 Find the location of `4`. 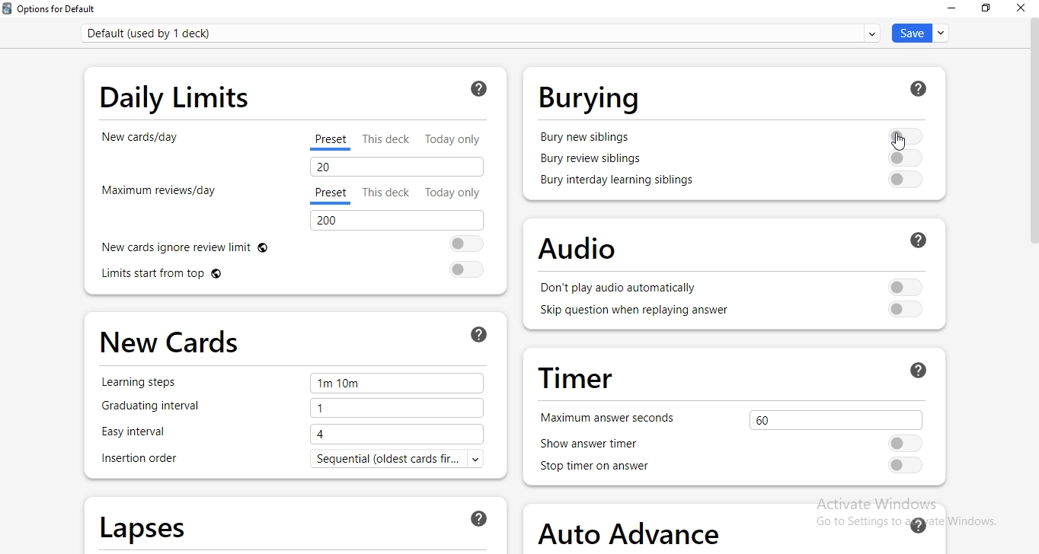

4 is located at coordinates (400, 433).